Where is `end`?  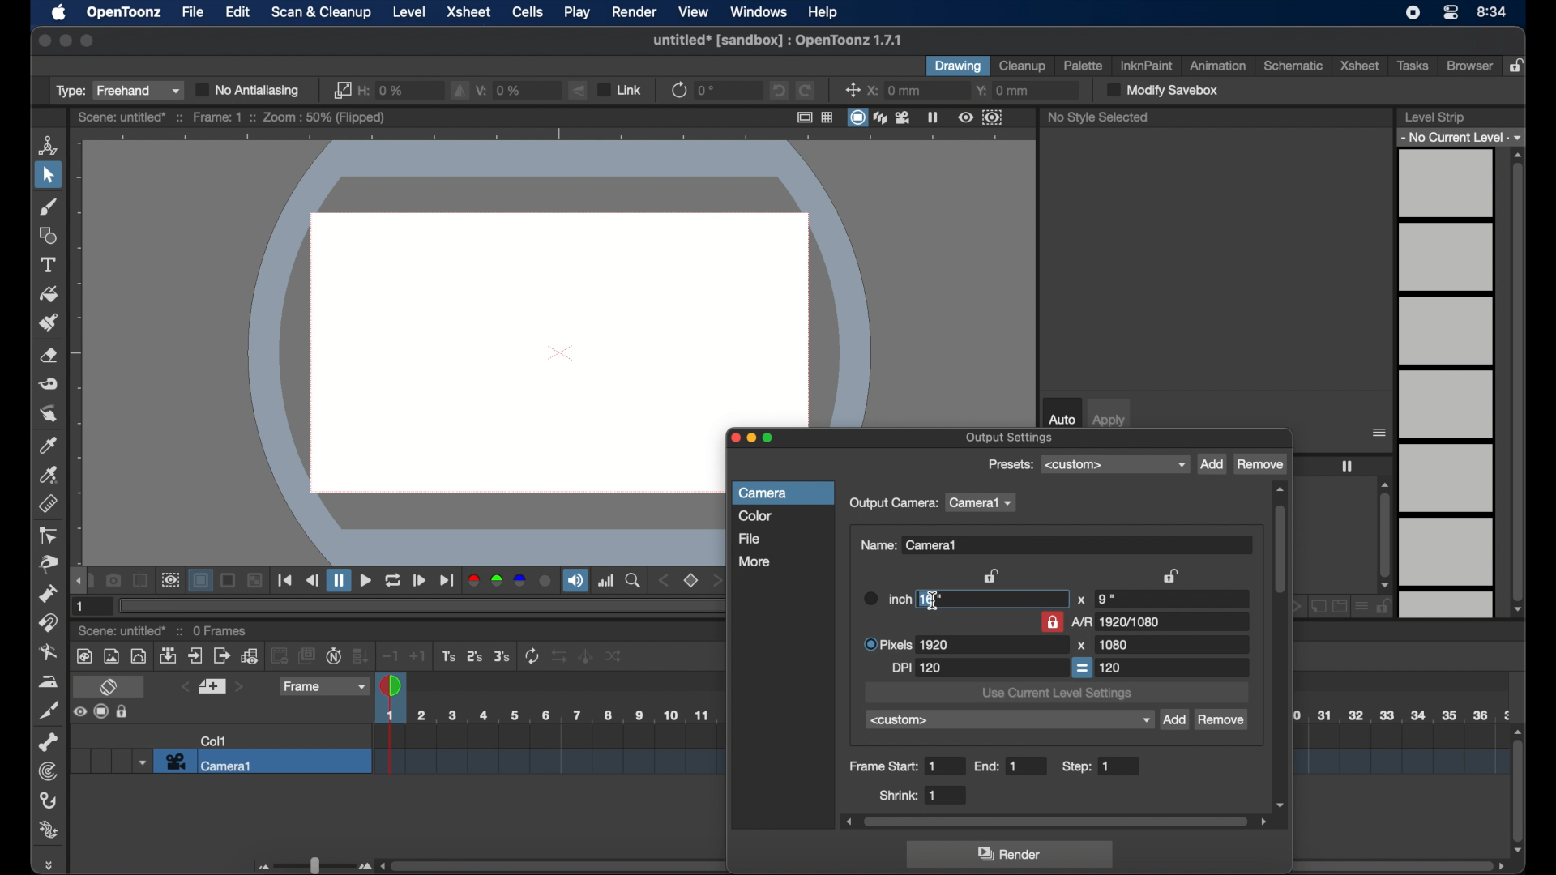 end is located at coordinates (998, 766).